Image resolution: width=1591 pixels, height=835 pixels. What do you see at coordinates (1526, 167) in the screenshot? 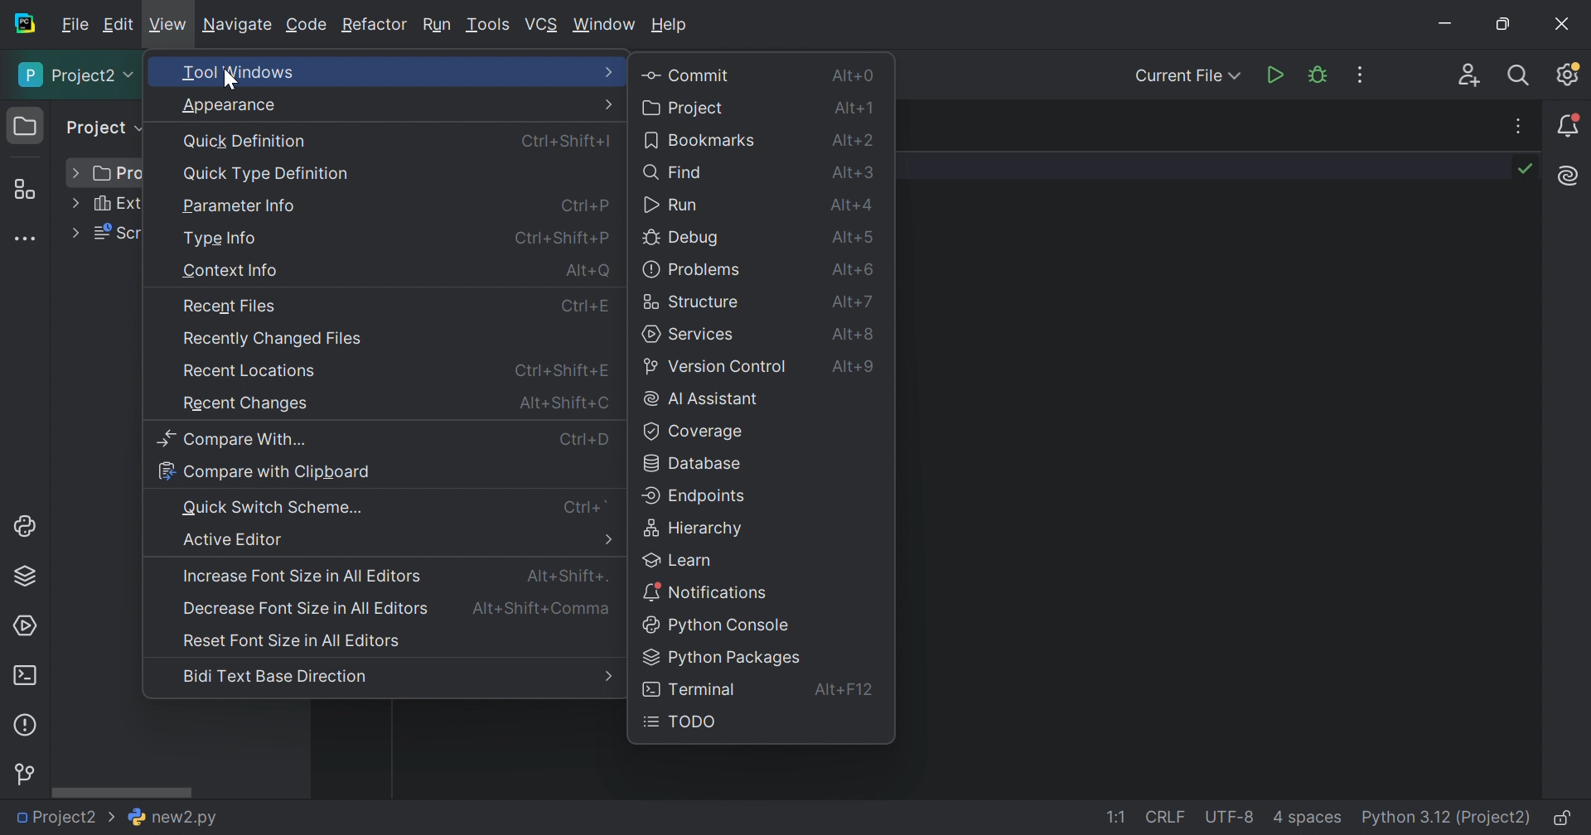
I see `No problems found` at bounding box center [1526, 167].